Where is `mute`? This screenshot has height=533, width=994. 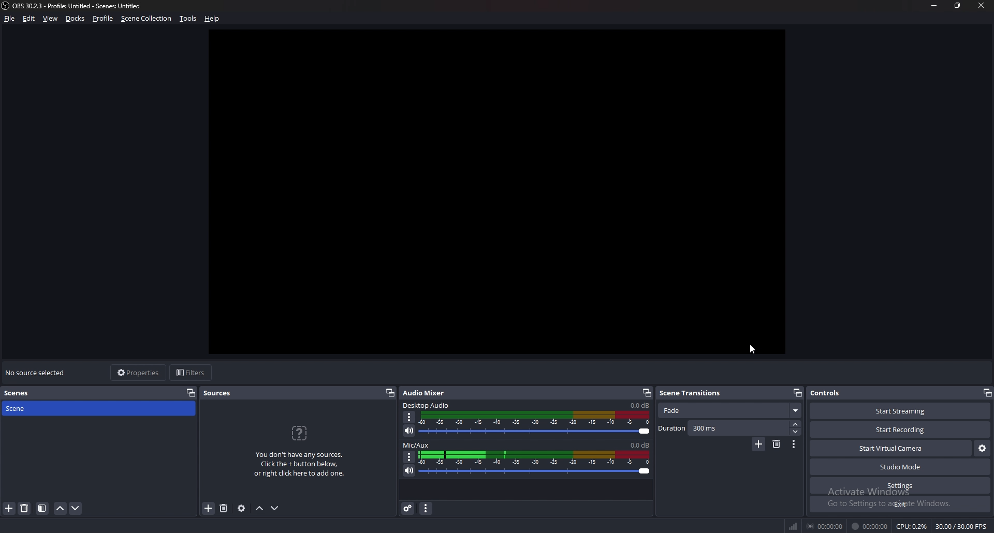 mute is located at coordinates (408, 470).